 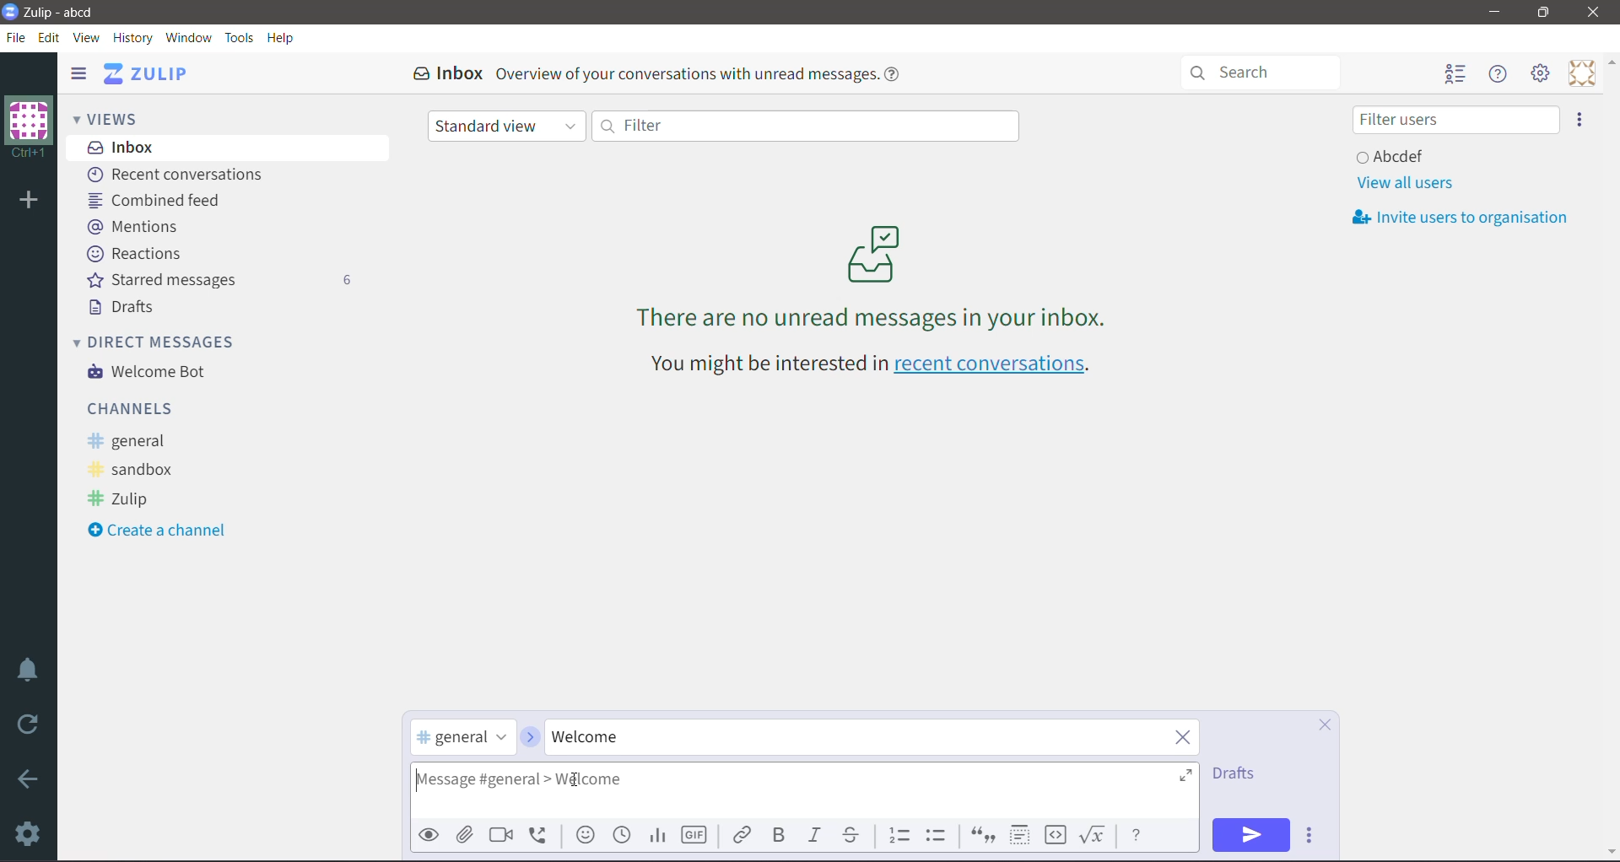 I want to click on Zulip, so click(x=123, y=500).